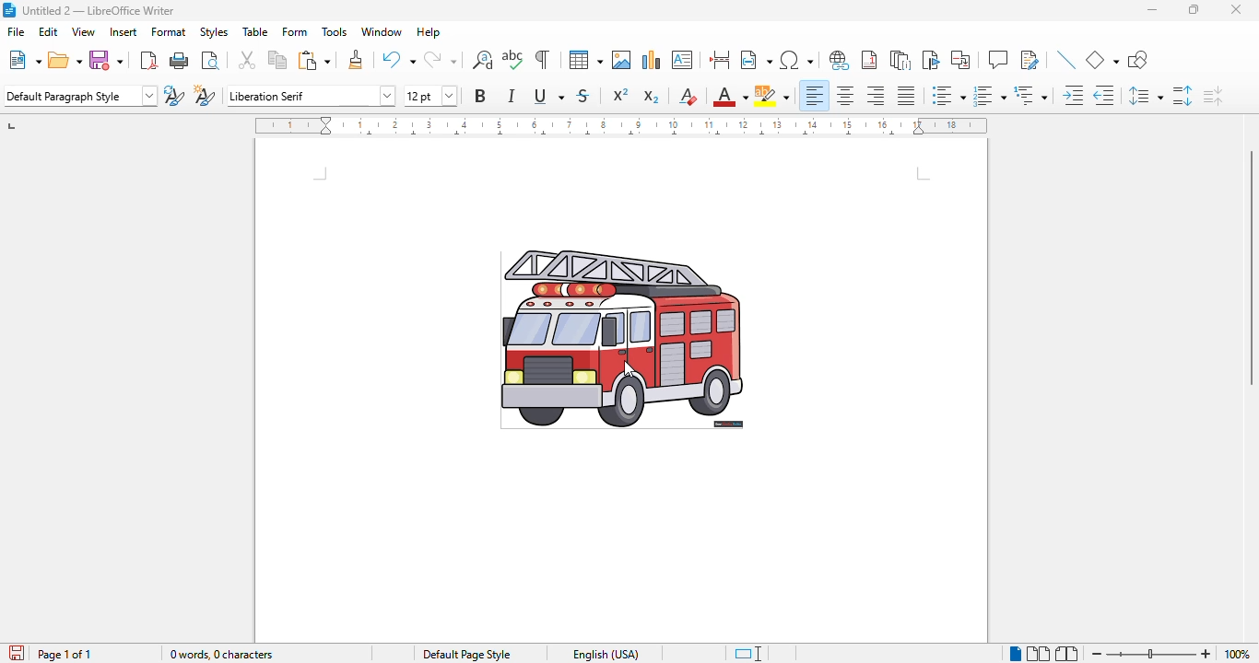  What do you see at coordinates (1065, 59) in the screenshot?
I see `insert line` at bounding box center [1065, 59].